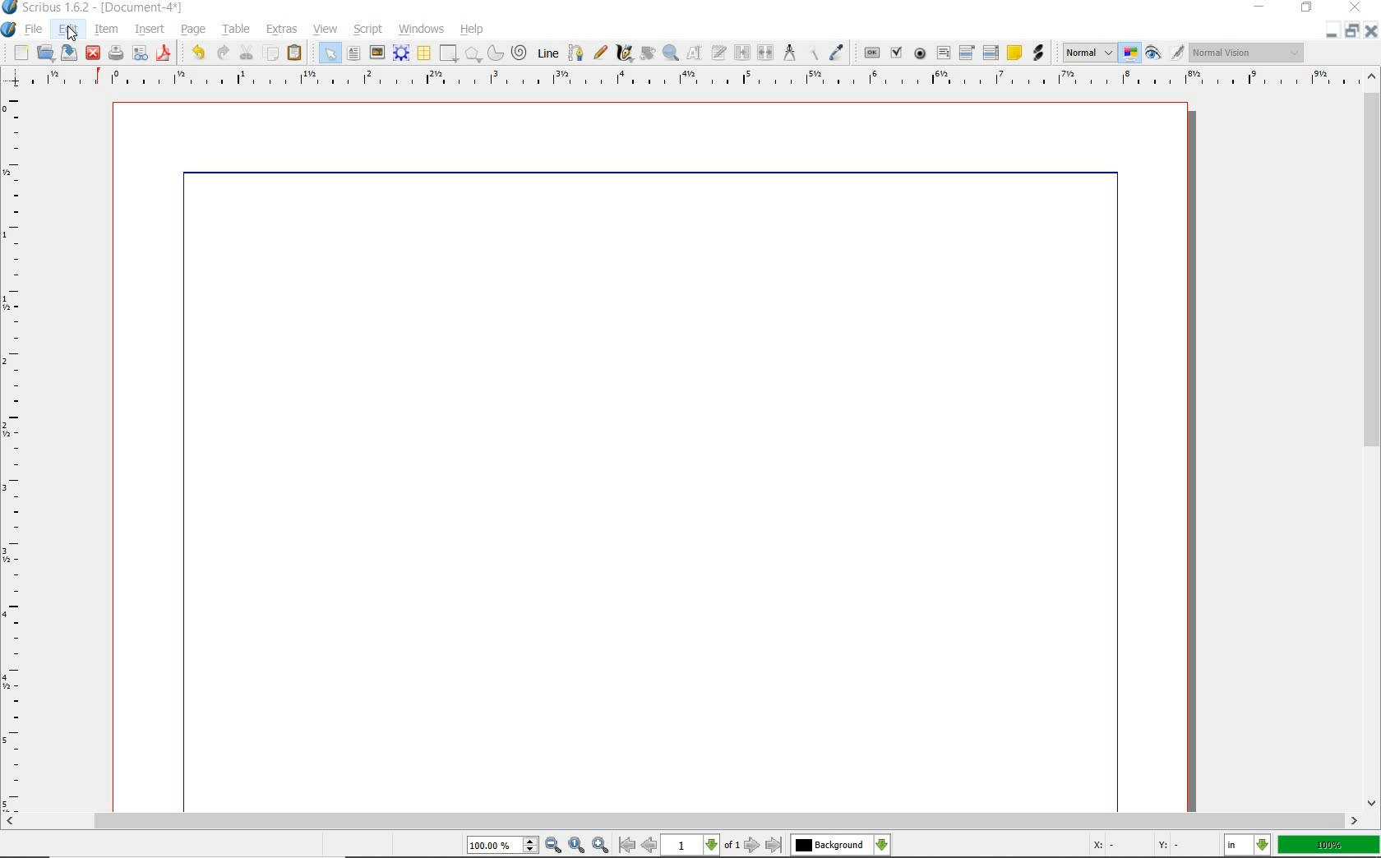 The image size is (1381, 858). I want to click on line, so click(547, 53).